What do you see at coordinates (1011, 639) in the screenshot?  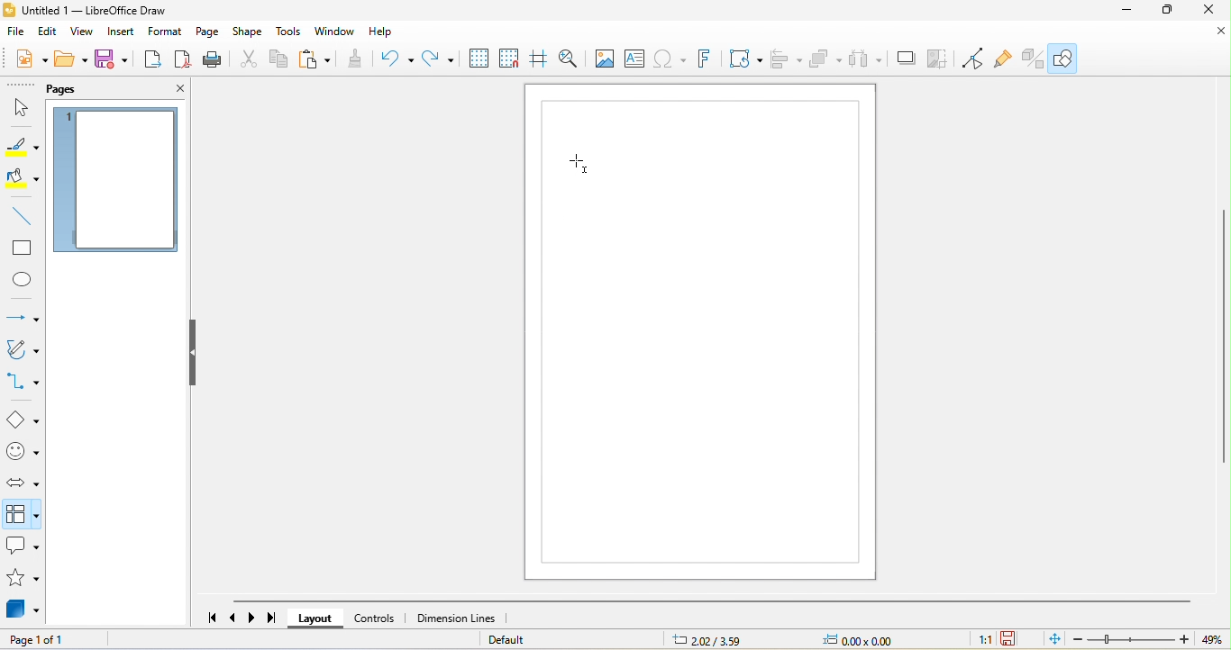 I see `the document has been modified.click to save the document` at bounding box center [1011, 639].